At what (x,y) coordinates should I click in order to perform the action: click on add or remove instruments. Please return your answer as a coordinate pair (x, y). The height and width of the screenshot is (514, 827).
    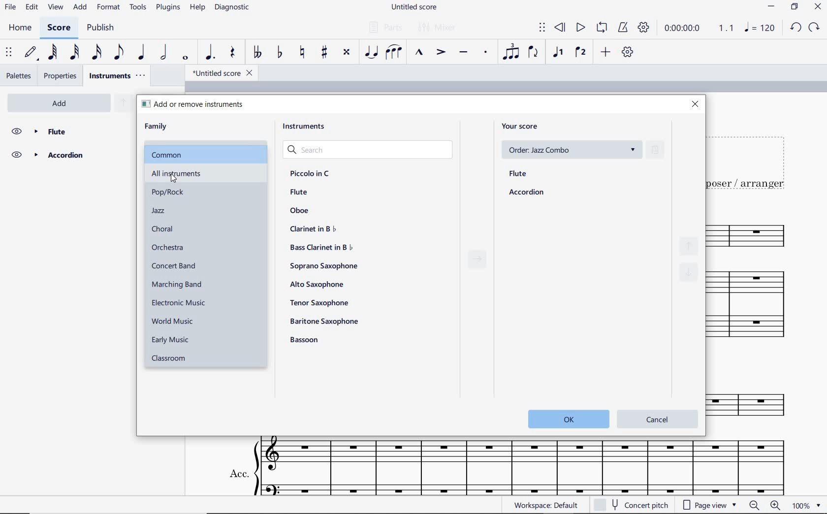
    Looking at the image, I should click on (194, 104).